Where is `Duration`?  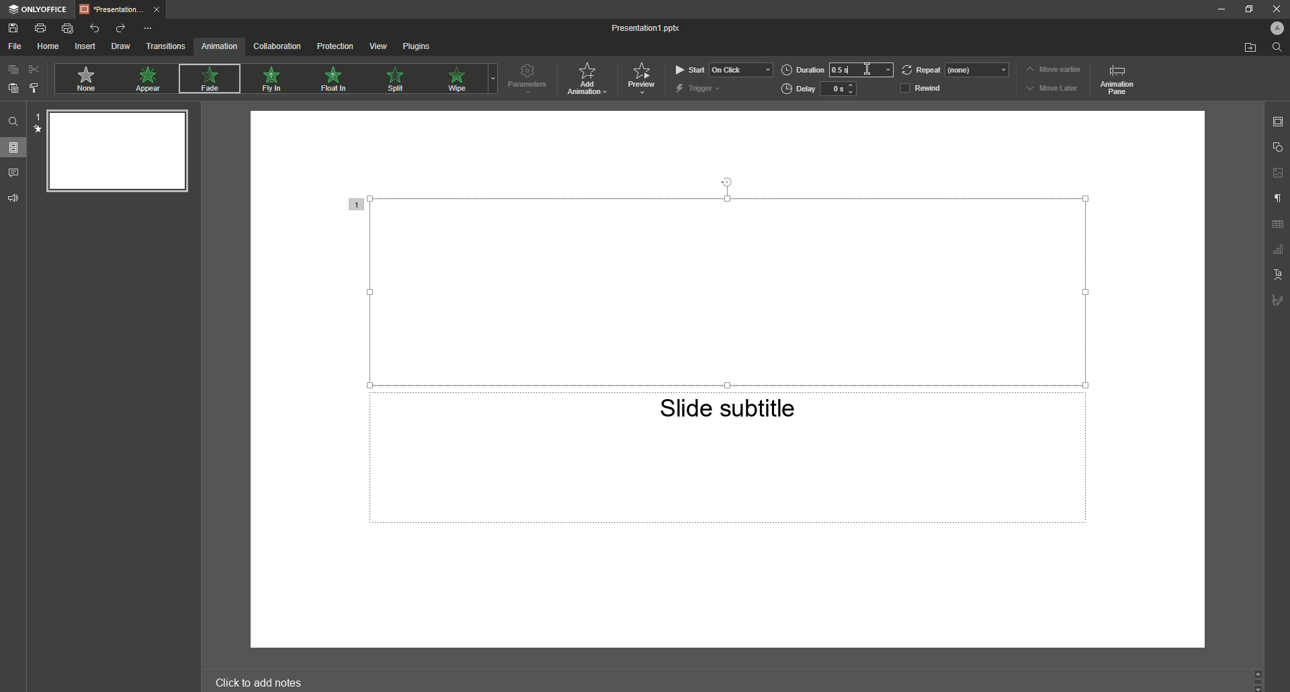
Duration is located at coordinates (836, 69).